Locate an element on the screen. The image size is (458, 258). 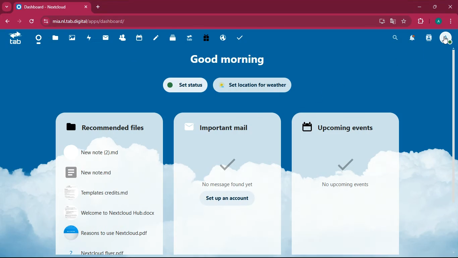
extensions is located at coordinates (420, 21).